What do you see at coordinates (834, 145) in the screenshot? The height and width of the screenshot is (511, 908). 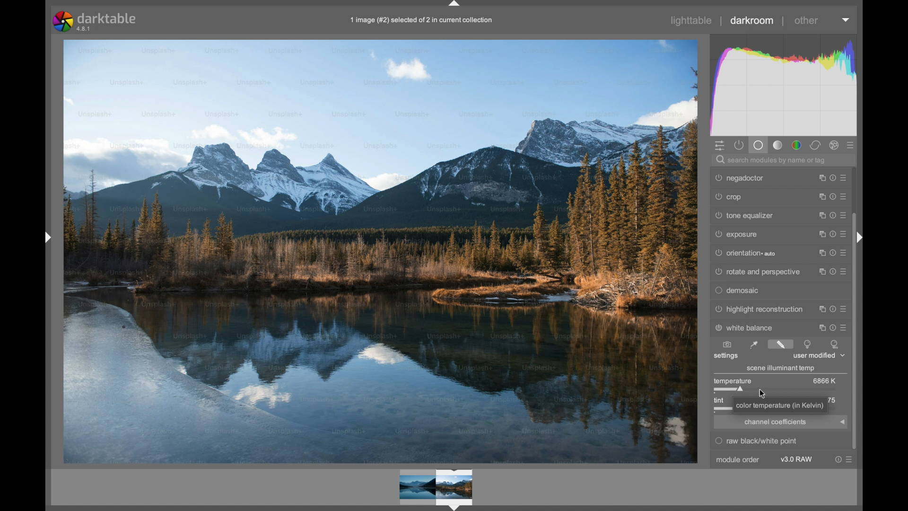 I see `effect` at bounding box center [834, 145].